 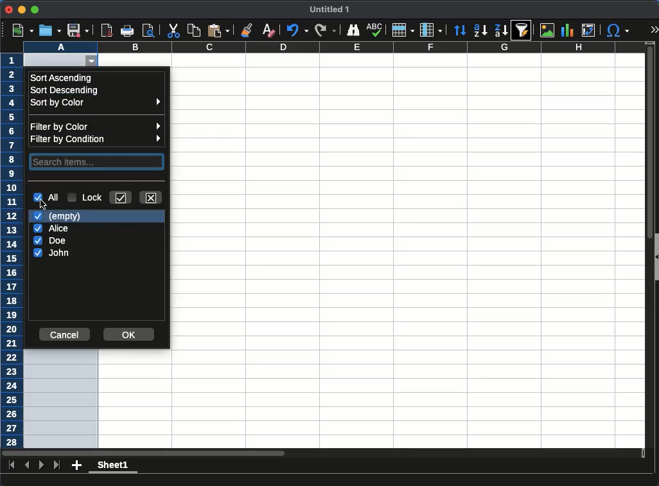 What do you see at coordinates (173, 30) in the screenshot?
I see `cut` at bounding box center [173, 30].